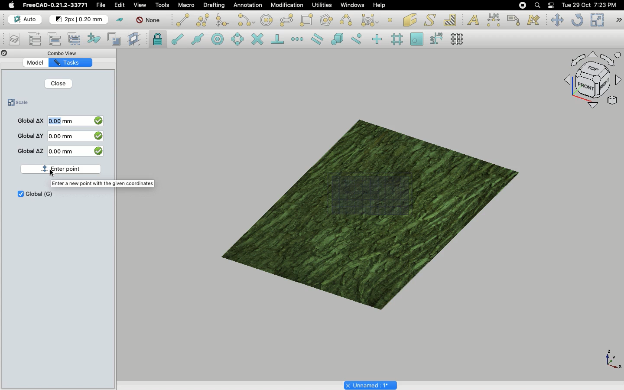 The image size is (624, 390). I want to click on Snap intersection, so click(257, 38).